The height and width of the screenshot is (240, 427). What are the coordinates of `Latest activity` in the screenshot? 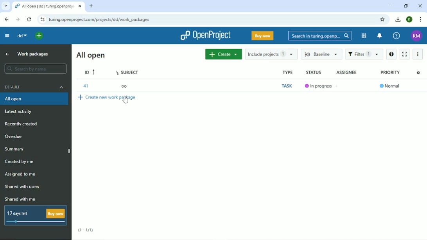 It's located at (21, 112).